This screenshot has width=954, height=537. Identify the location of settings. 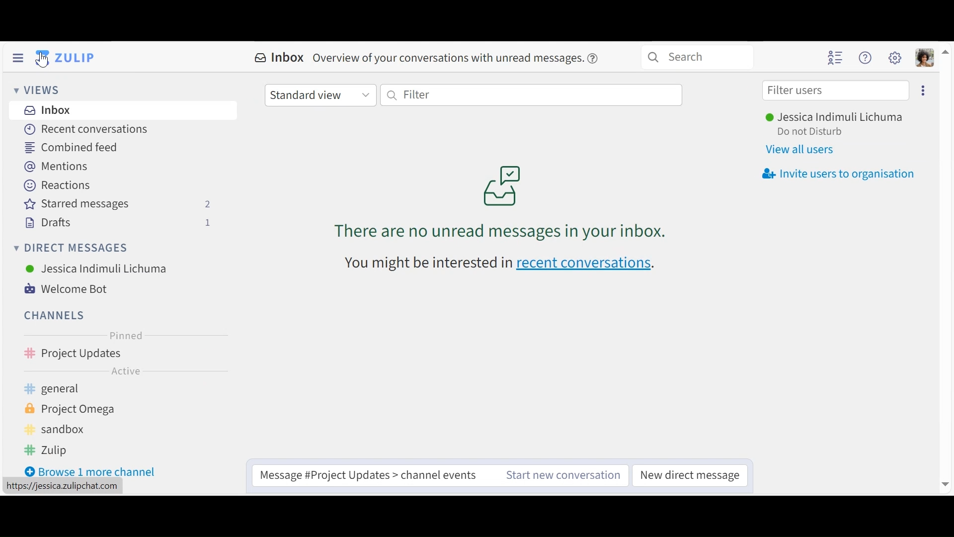
(895, 59).